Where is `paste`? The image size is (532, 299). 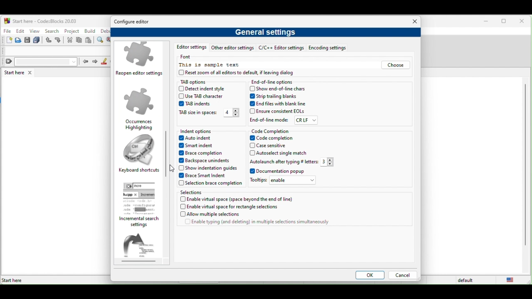 paste is located at coordinates (89, 41).